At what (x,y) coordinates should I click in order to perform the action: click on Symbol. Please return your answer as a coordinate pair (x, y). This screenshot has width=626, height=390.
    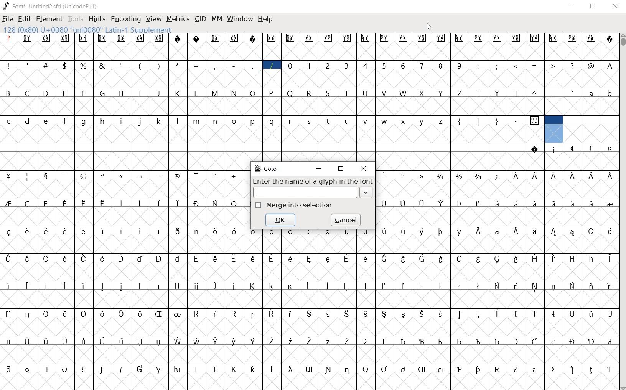
    Looking at the image, I should click on (385, 204).